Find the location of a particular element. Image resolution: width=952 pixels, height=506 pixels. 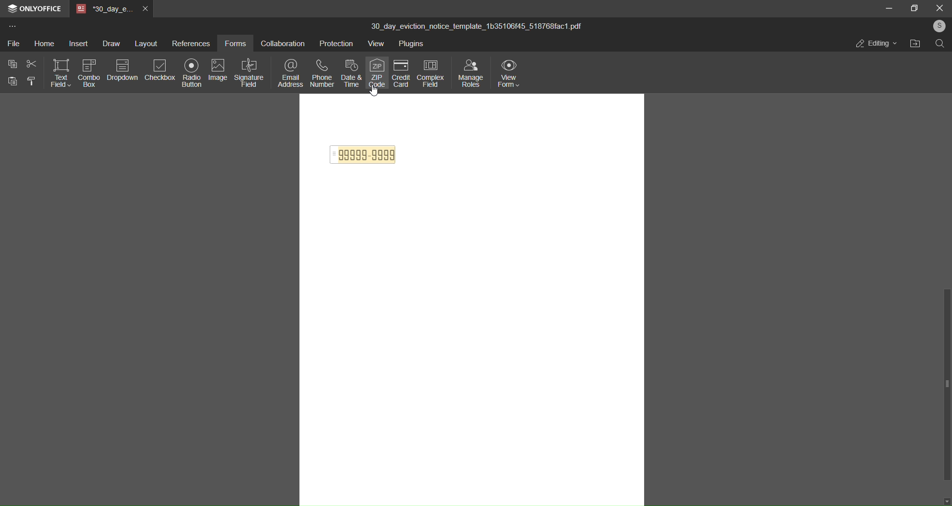

30_day_eviction_notice_template_1b35106f45_518768fac1.pdf is located at coordinates (480, 25).